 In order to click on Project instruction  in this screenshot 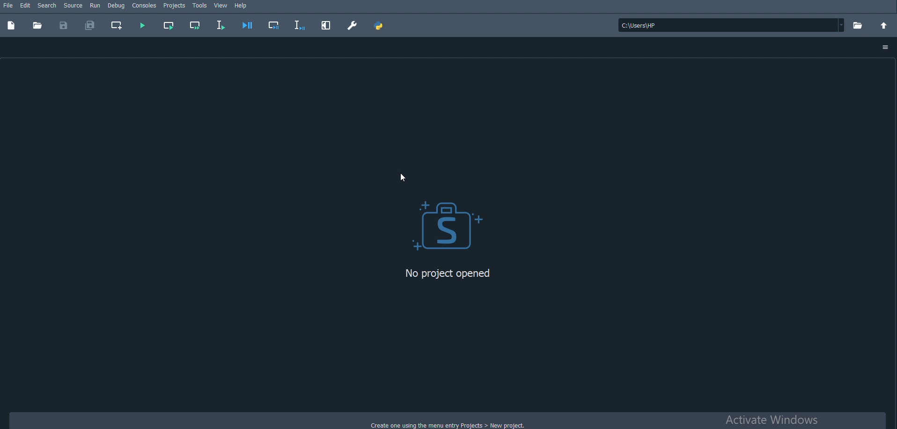, I will do `click(439, 423)`.